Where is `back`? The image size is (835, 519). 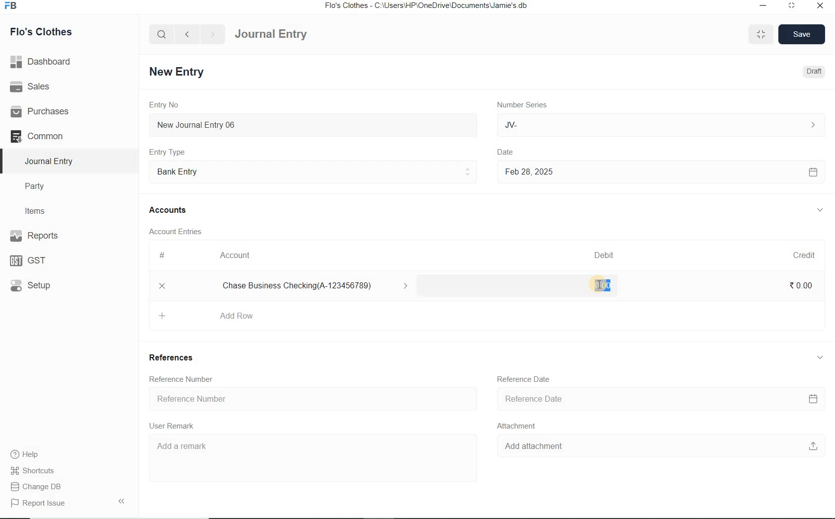 back is located at coordinates (187, 33).